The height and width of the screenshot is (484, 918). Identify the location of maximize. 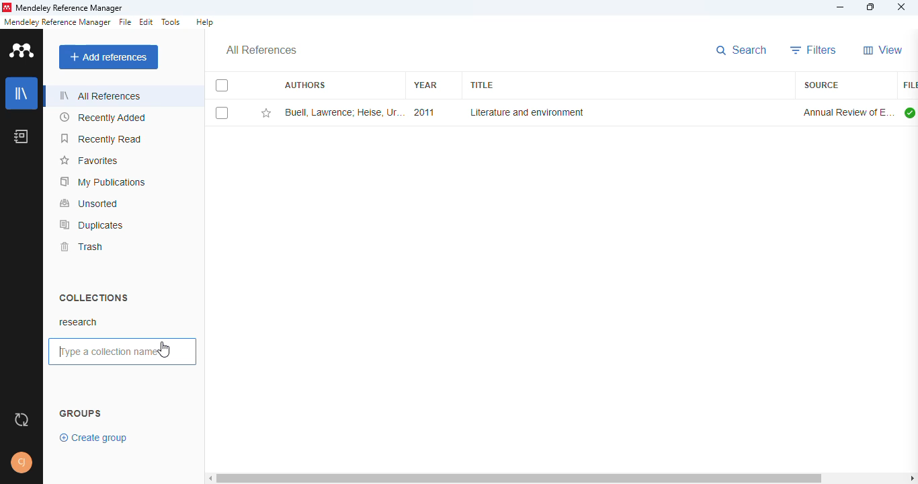
(872, 7).